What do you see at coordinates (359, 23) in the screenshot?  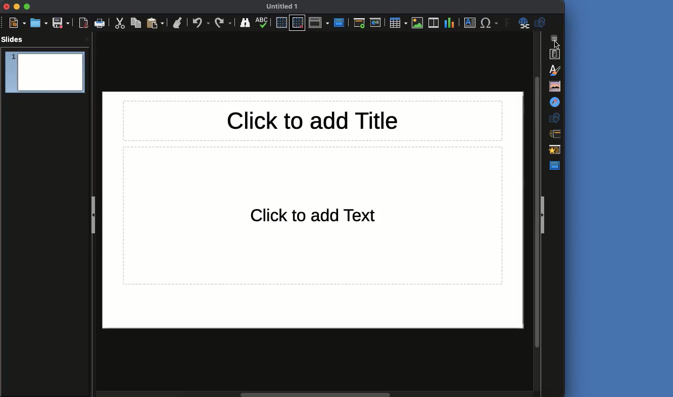 I see `Start from first slide` at bounding box center [359, 23].